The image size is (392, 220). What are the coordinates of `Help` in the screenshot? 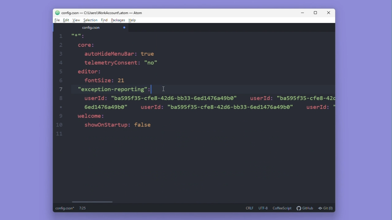 It's located at (132, 20).